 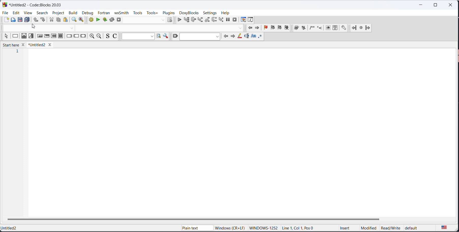 I want to click on preference, so click(x=344, y=28).